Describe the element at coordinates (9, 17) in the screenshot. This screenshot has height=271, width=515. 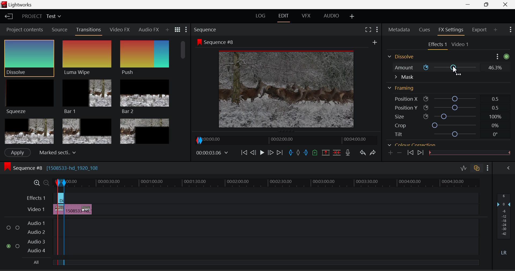
I see `Go to Homepage` at that location.